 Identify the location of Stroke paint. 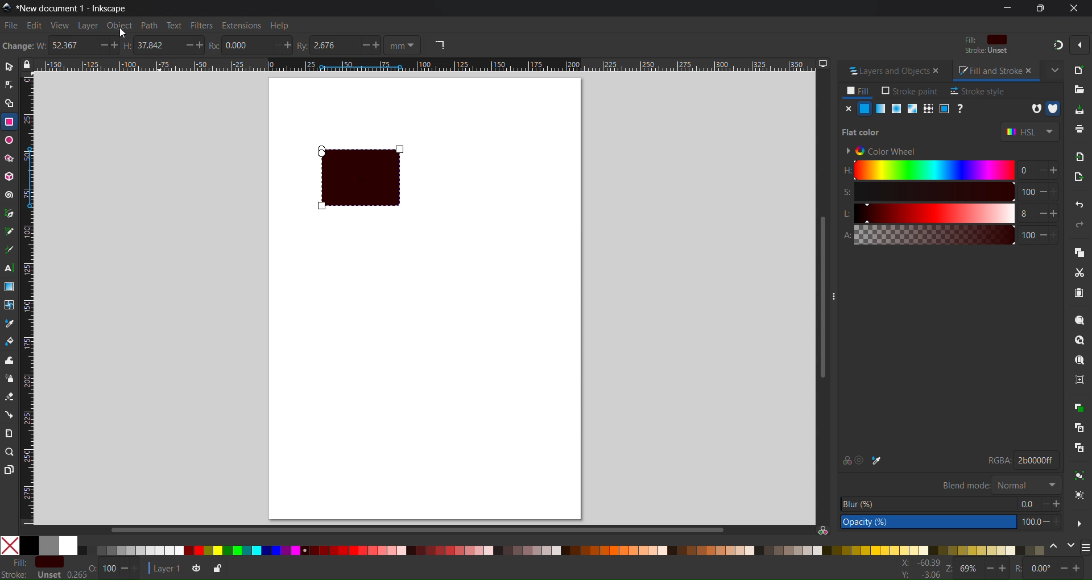
(910, 91).